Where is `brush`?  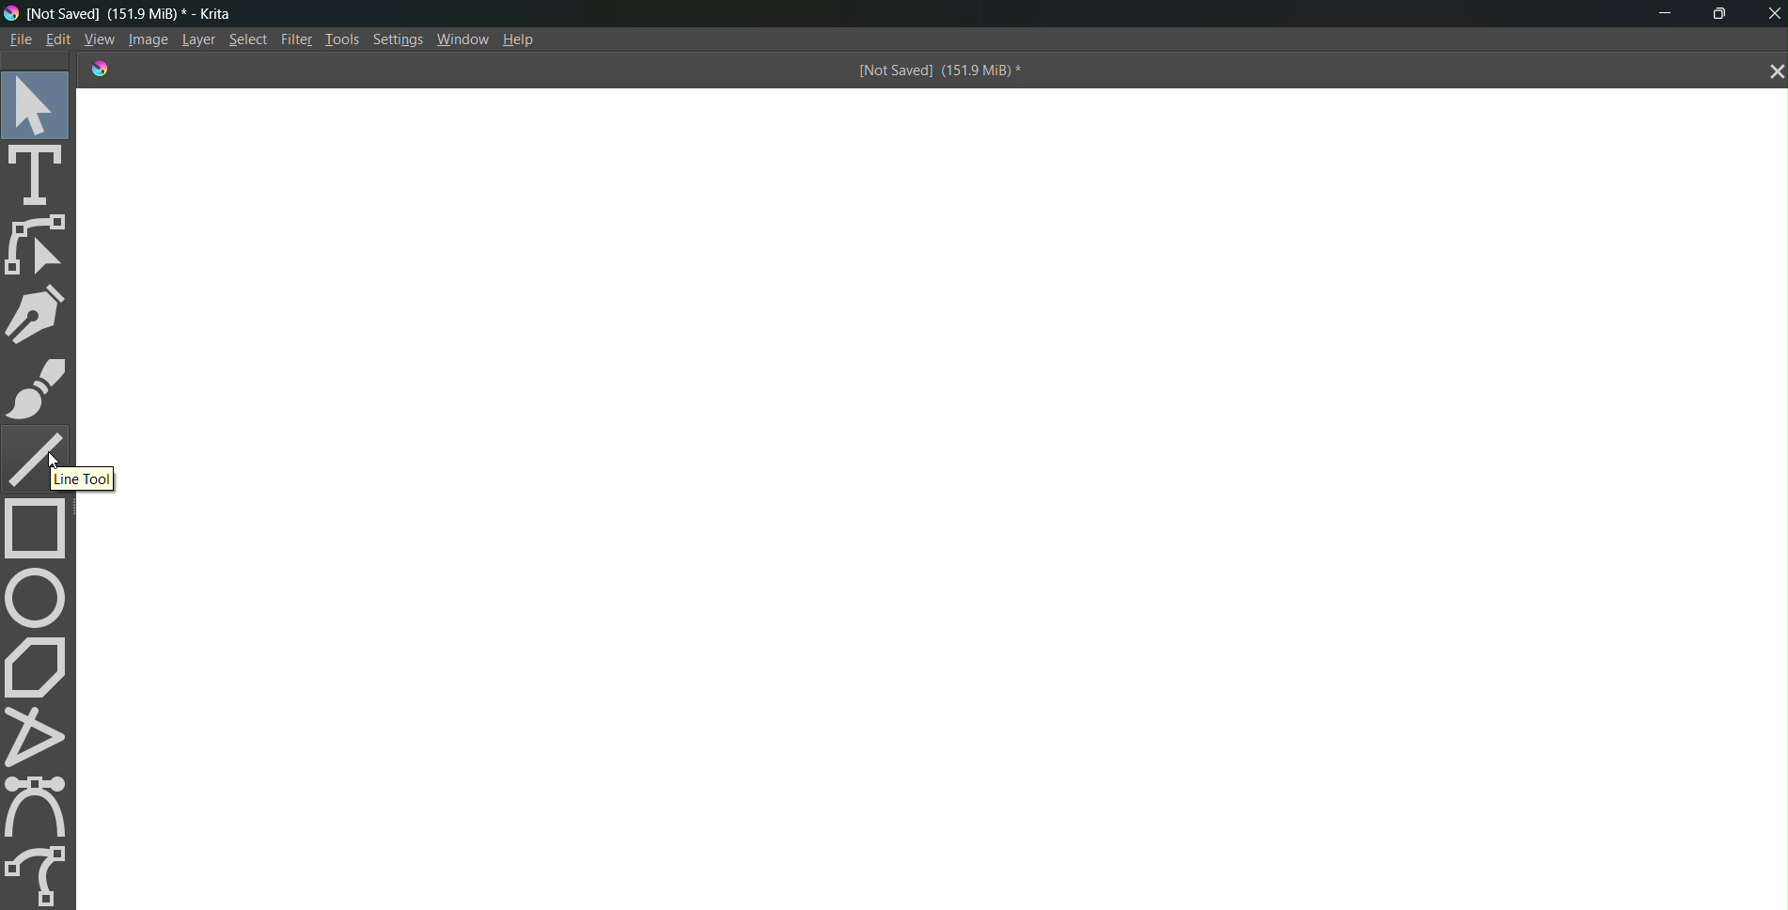
brush is located at coordinates (37, 388).